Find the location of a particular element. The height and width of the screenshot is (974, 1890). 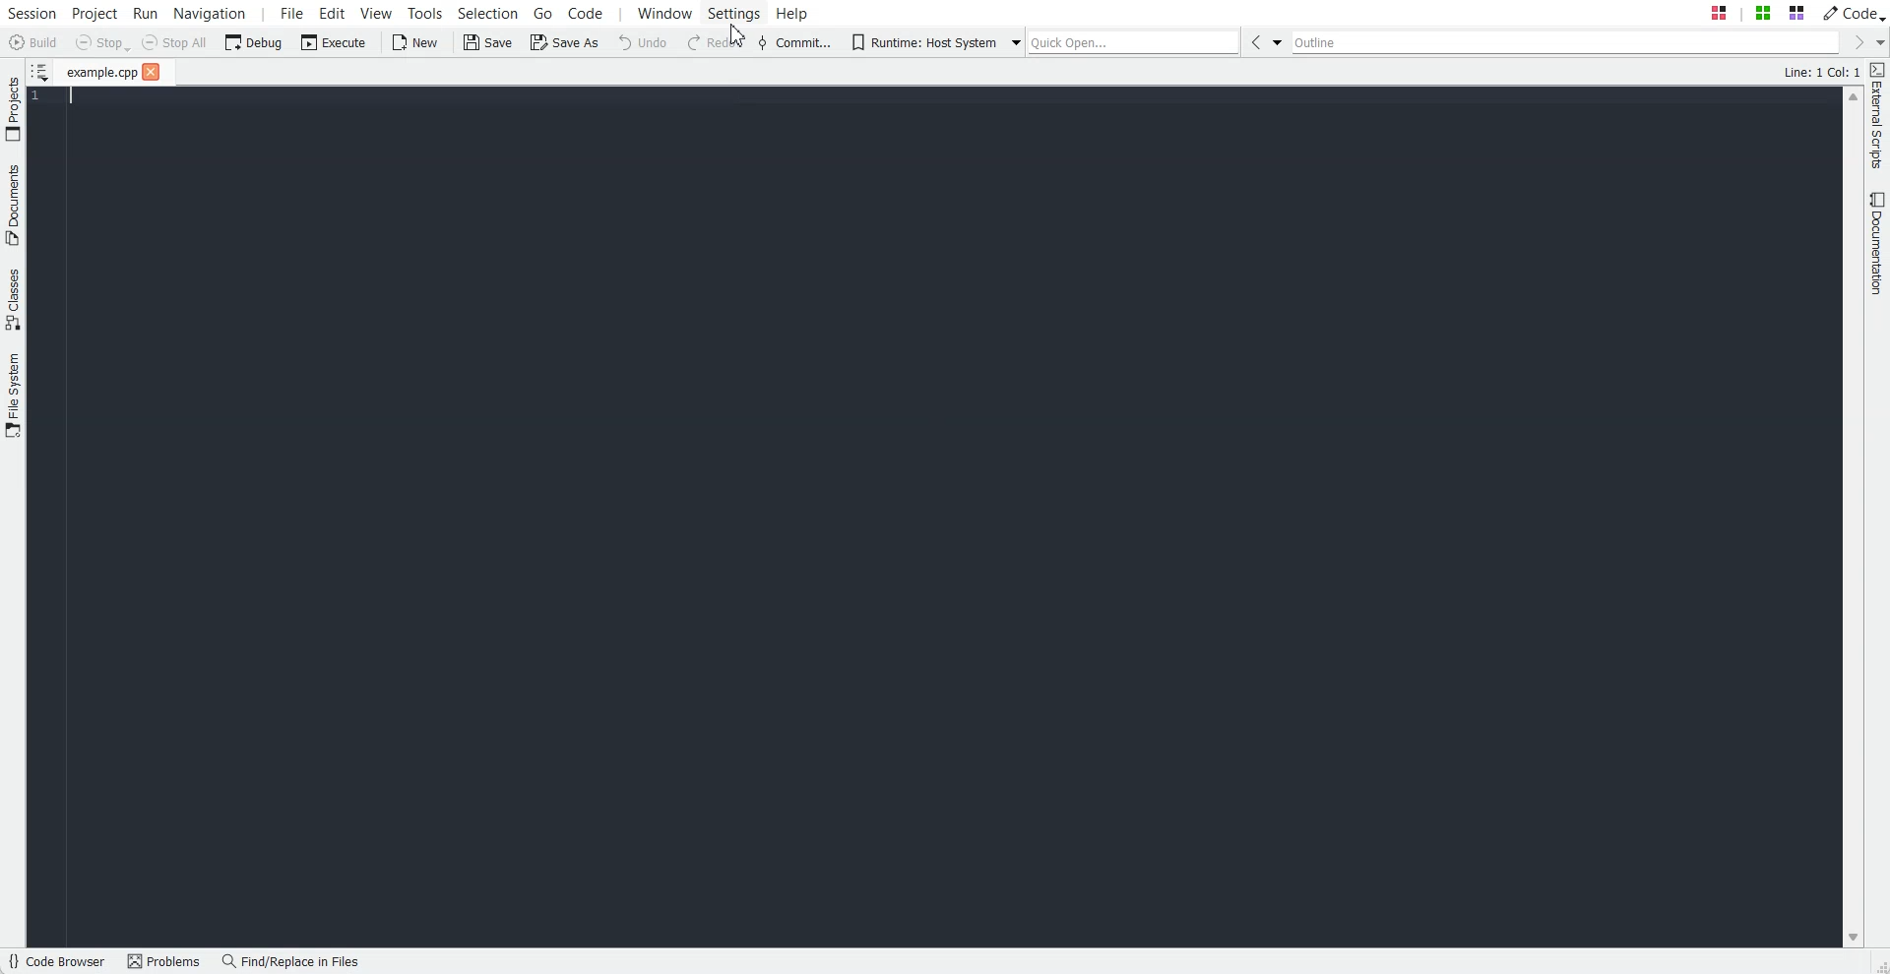

Build is located at coordinates (31, 41).